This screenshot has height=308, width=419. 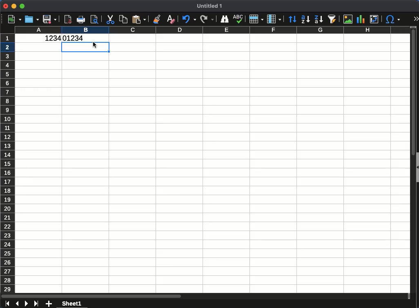 I want to click on pivot table, so click(x=375, y=19).